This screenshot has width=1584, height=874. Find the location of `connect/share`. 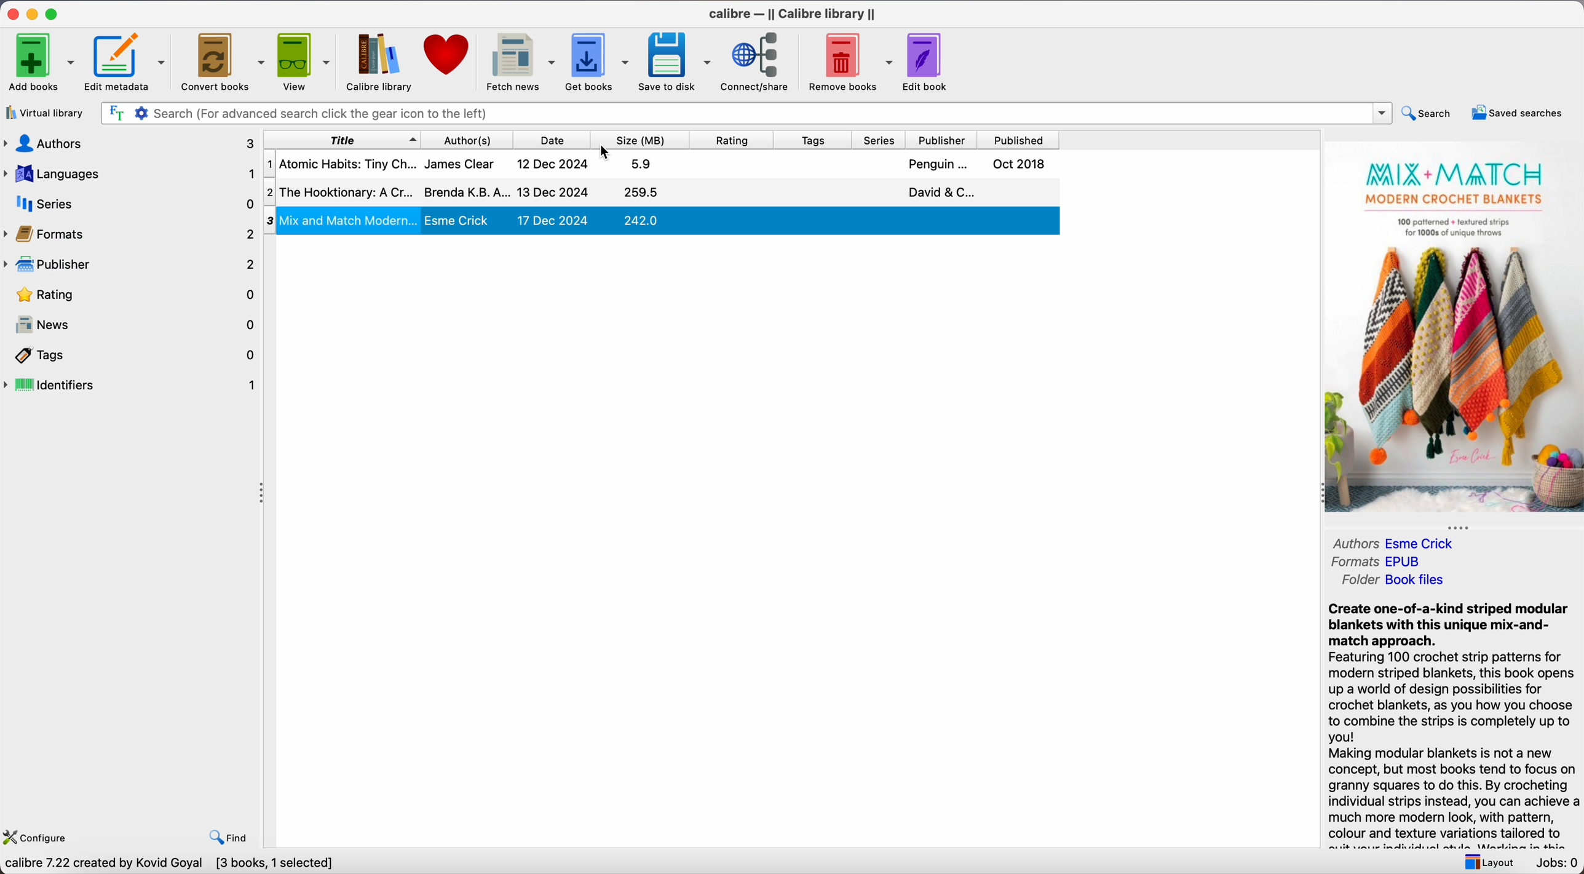

connect/share is located at coordinates (758, 63).